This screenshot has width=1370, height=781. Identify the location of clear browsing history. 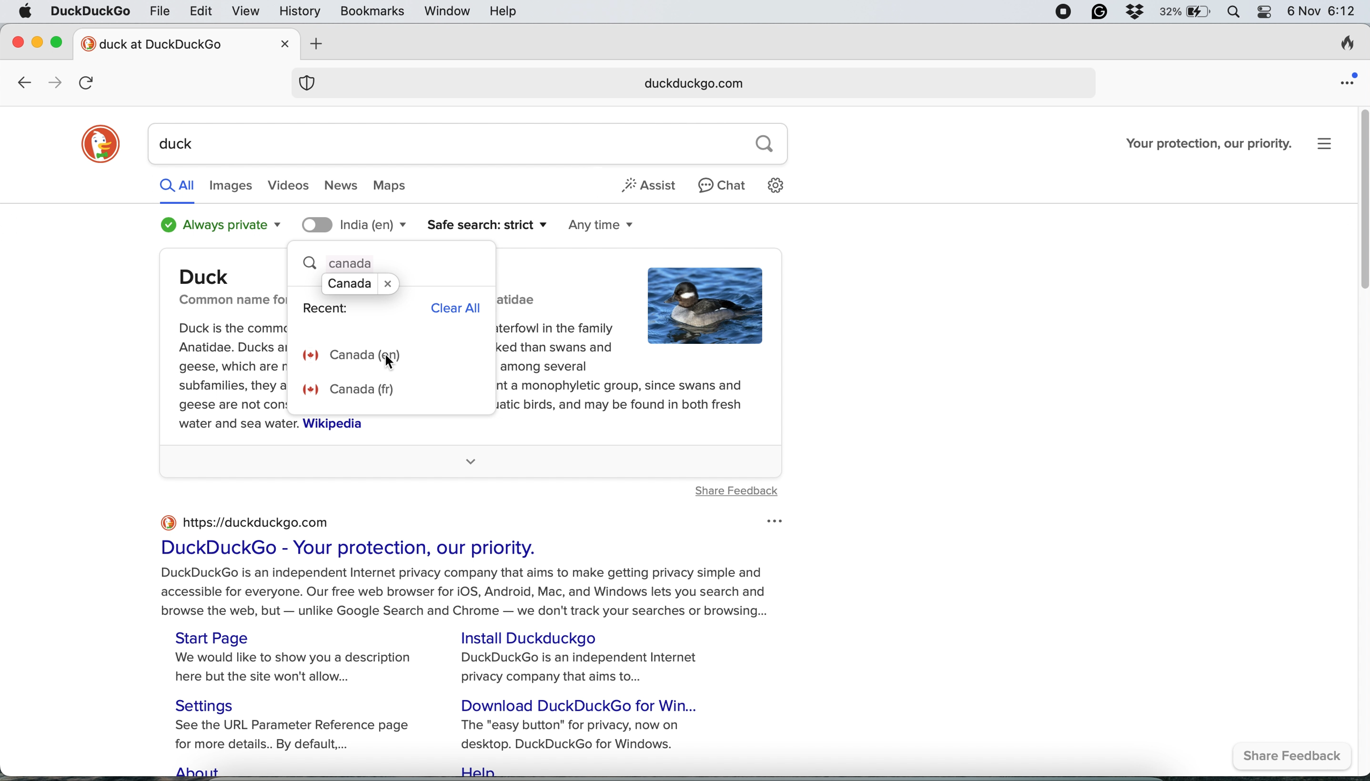
(1346, 46).